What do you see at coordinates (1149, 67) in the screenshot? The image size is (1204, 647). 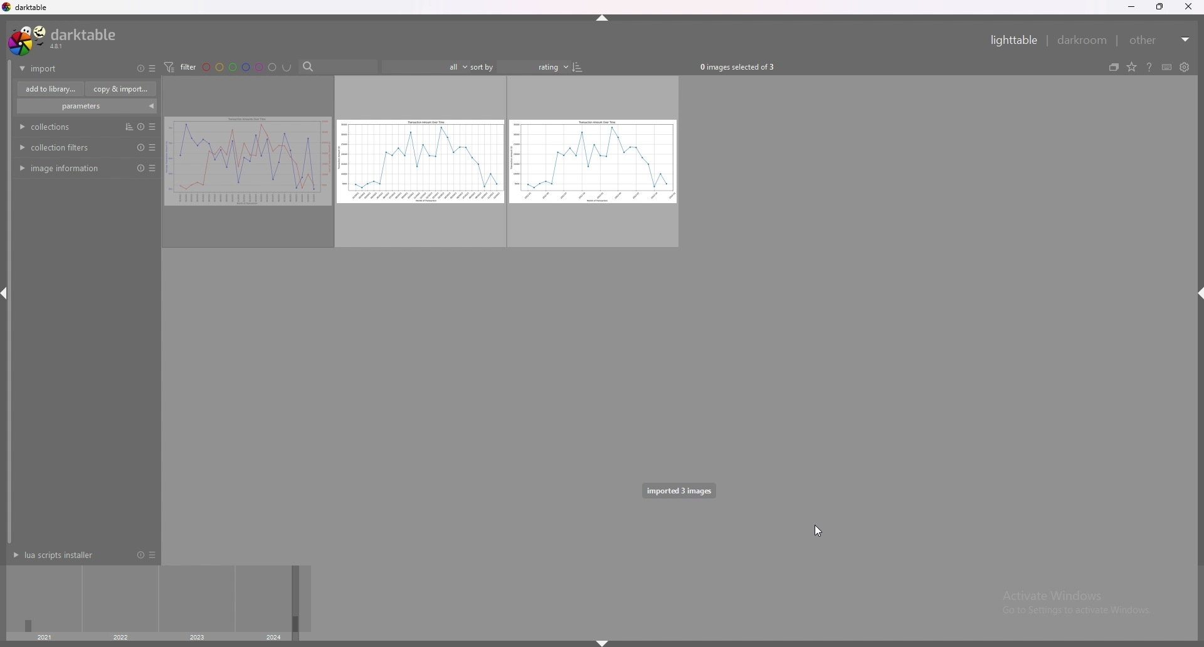 I see `help` at bounding box center [1149, 67].